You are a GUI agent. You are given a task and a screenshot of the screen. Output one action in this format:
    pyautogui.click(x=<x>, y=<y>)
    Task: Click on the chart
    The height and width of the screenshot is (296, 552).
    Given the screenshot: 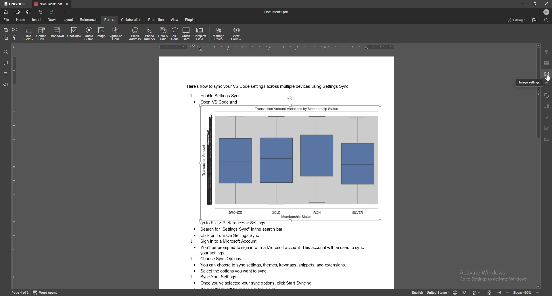 What is the action you would take?
    pyautogui.click(x=547, y=106)
    